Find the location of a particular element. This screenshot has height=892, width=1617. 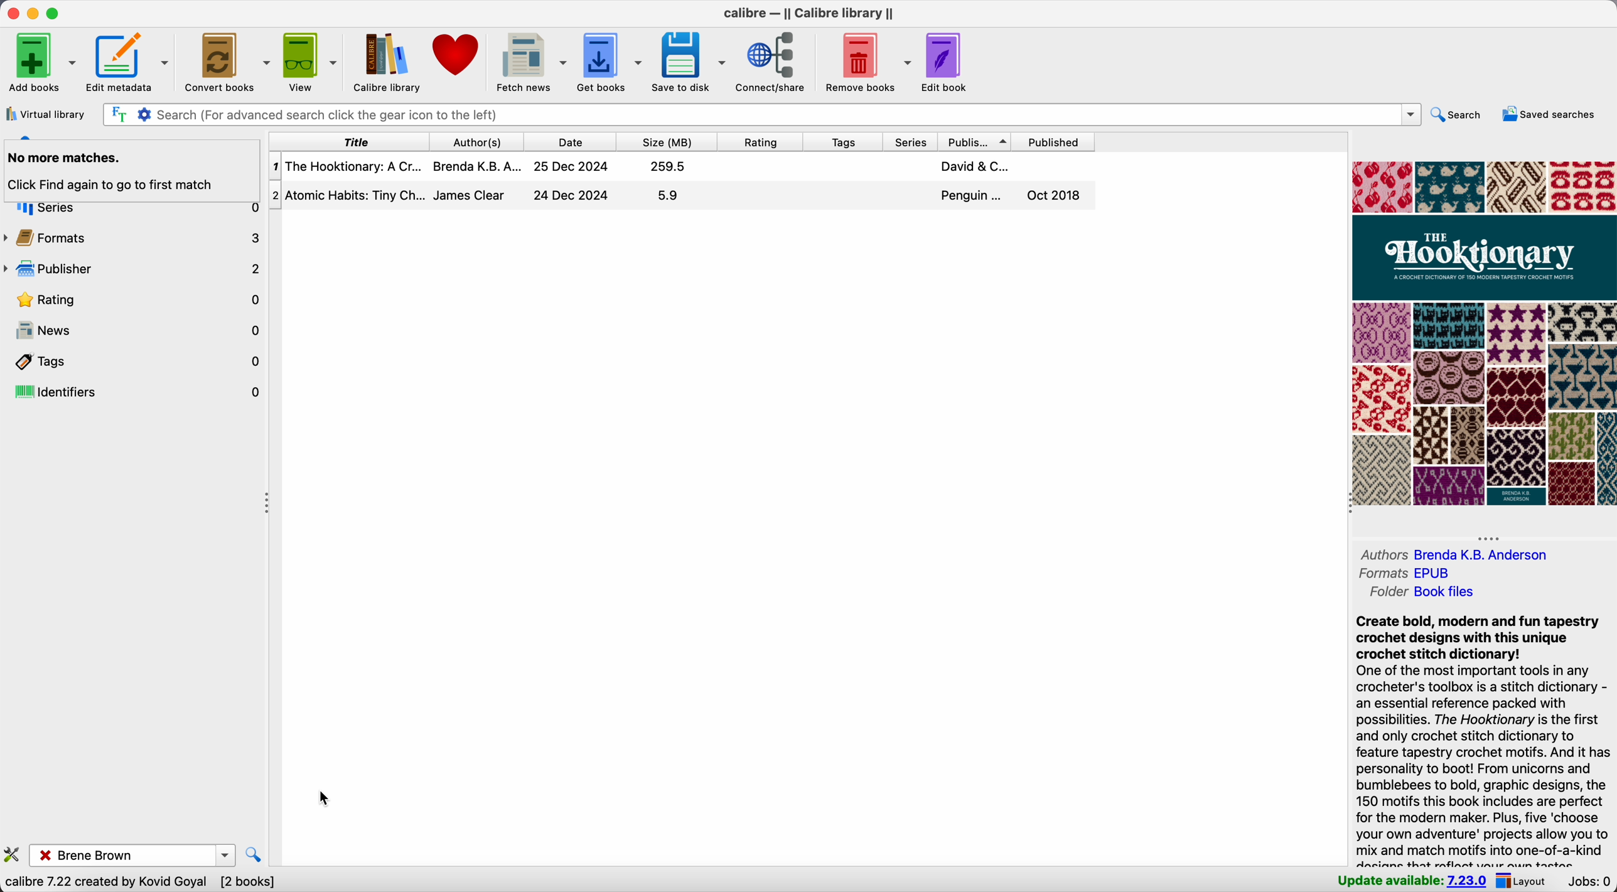

book cover preview is located at coordinates (1483, 331).